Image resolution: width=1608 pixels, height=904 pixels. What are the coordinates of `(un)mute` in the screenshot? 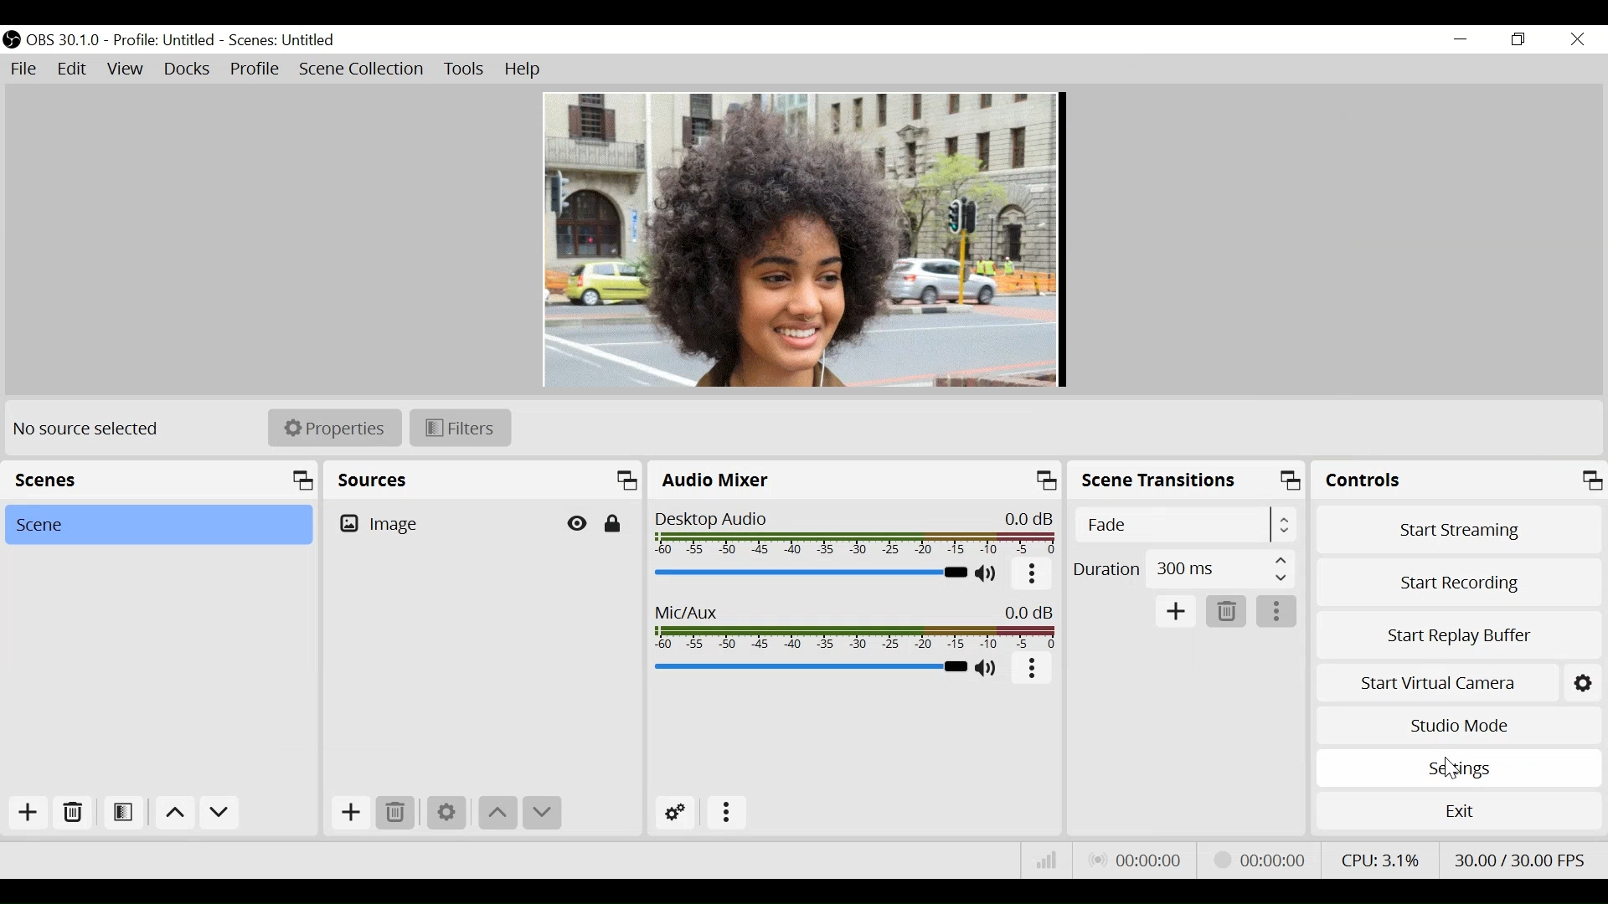 It's located at (991, 573).